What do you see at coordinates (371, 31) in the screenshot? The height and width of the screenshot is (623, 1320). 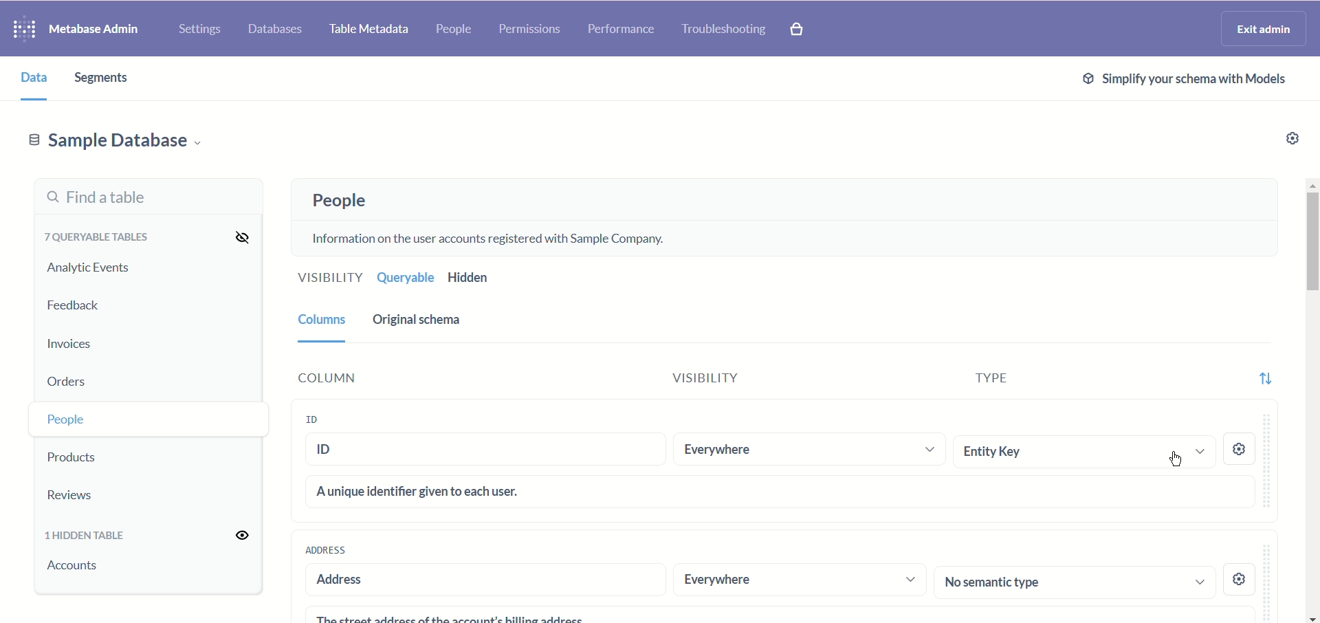 I see `Table Metadata` at bounding box center [371, 31].